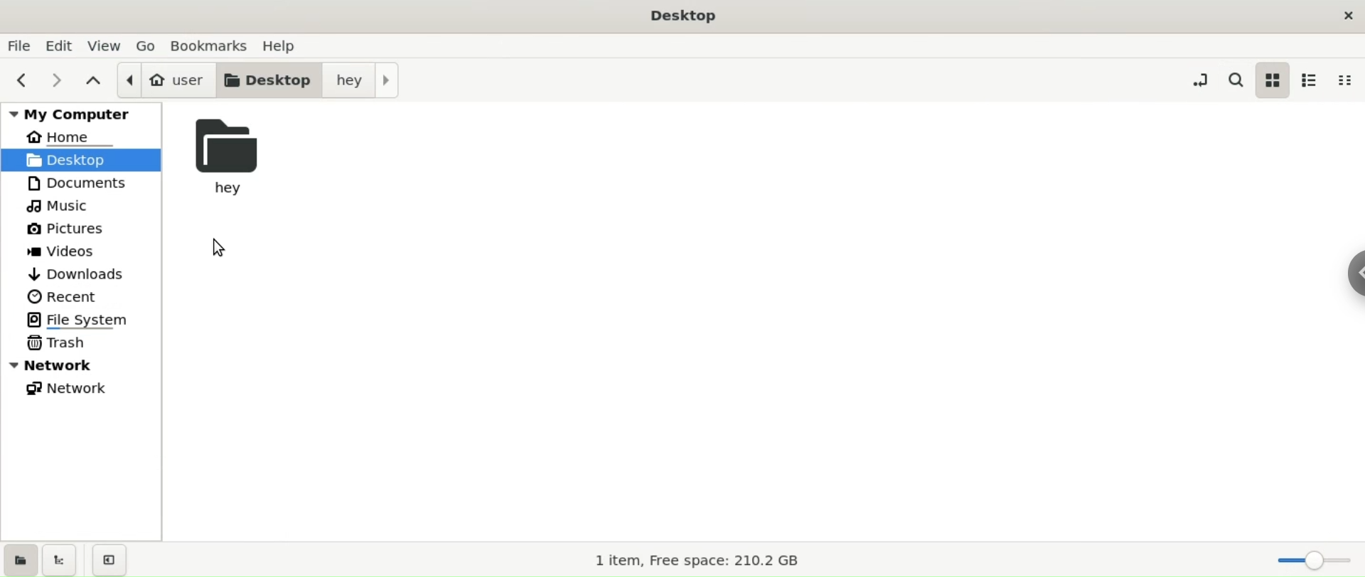 This screenshot has height=577, width=1365. What do you see at coordinates (288, 45) in the screenshot?
I see `help` at bounding box center [288, 45].